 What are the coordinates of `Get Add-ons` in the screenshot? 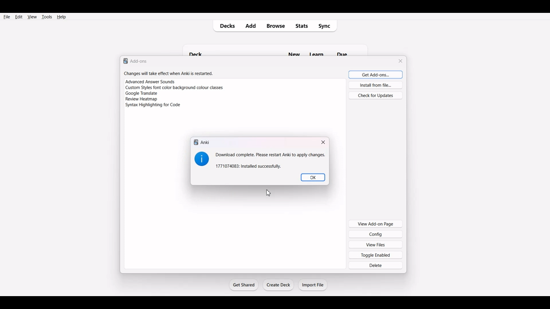 It's located at (374, 74).